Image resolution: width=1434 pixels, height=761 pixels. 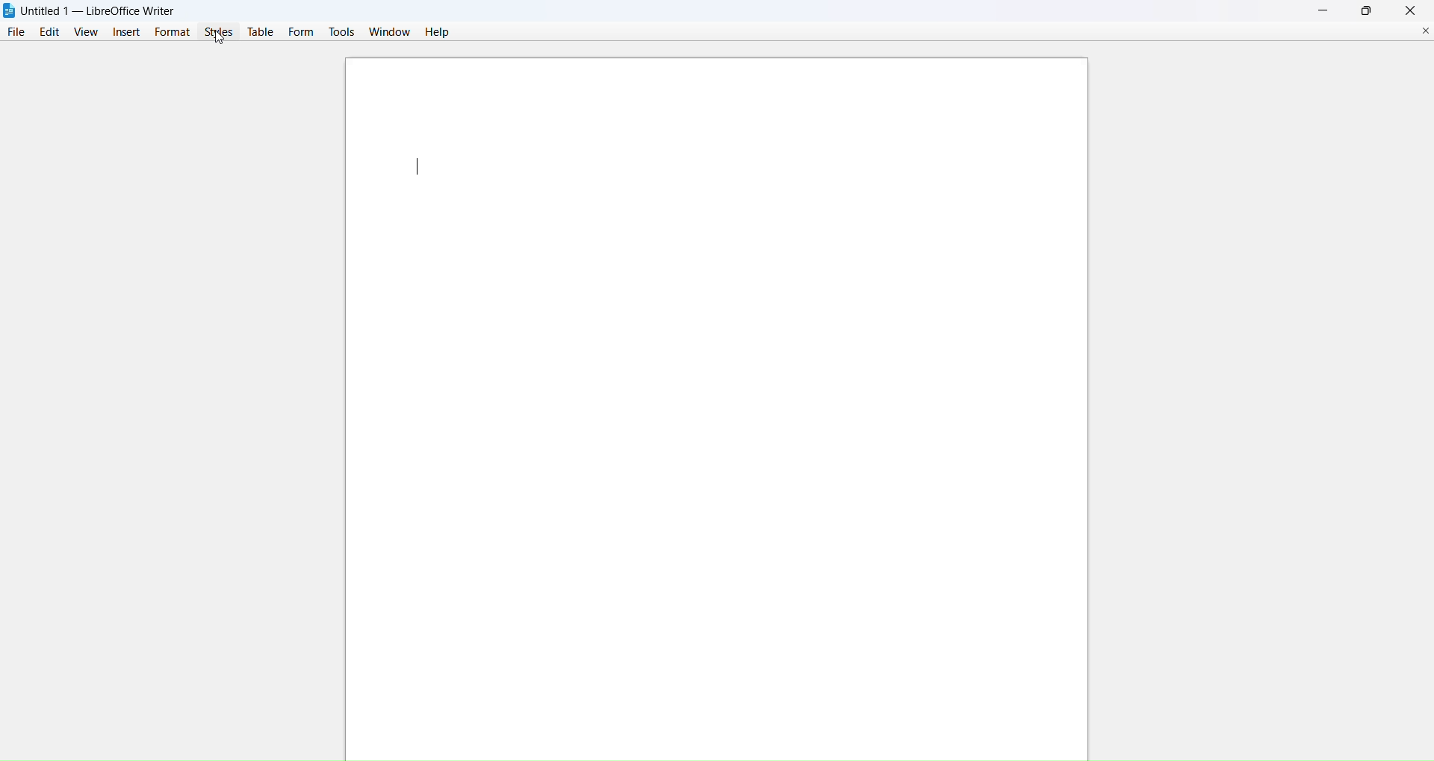 What do you see at coordinates (302, 31) in the screenshot?
I see `form` at bounding box center [302, 31].